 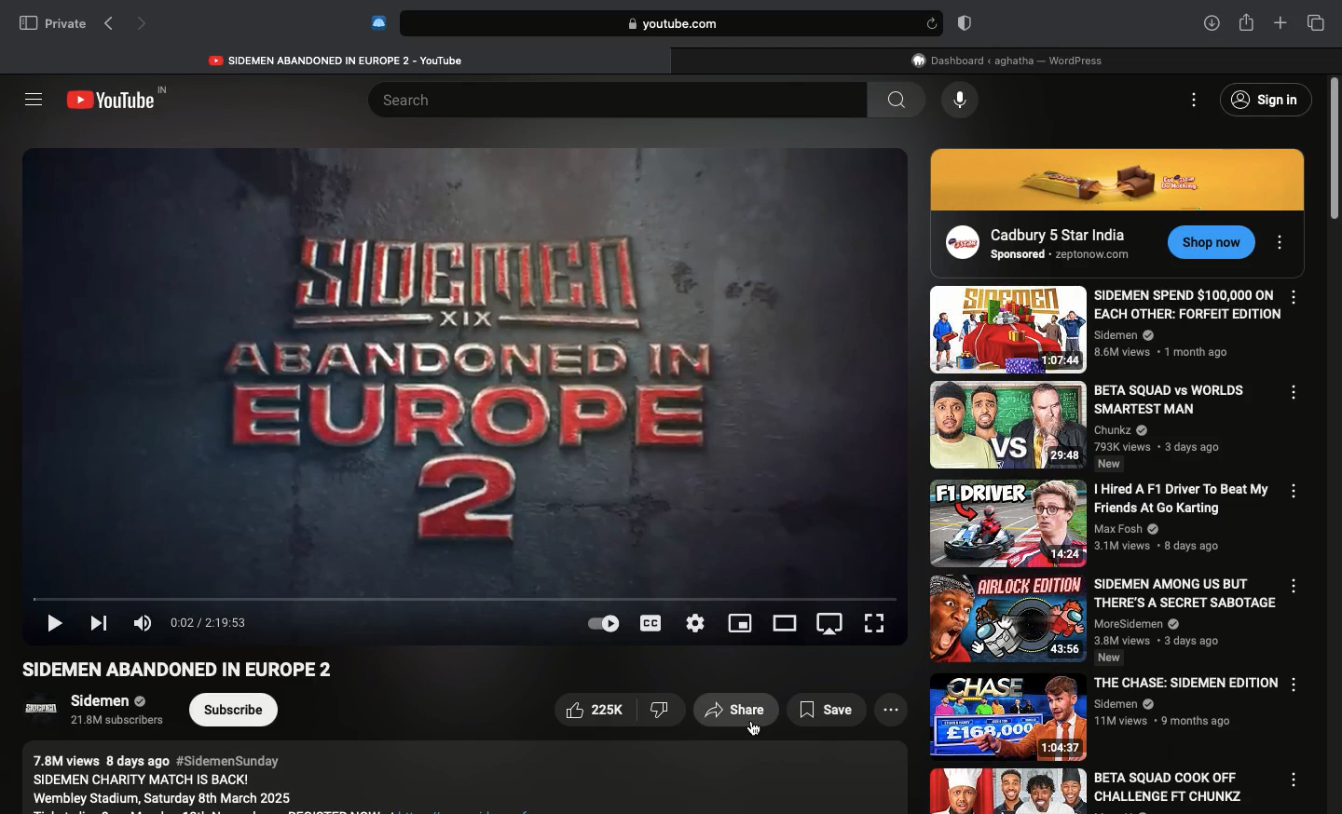 I want to click on Badge, so click(x=962, y=24).